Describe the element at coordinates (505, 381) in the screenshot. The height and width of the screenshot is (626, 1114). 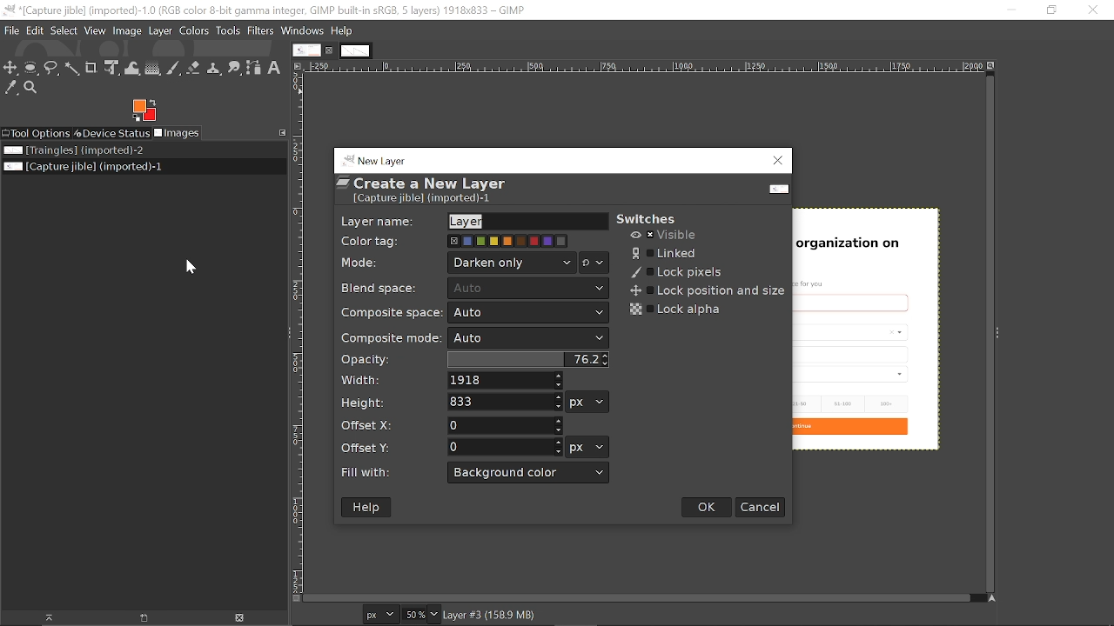
I see `Width` at that location.